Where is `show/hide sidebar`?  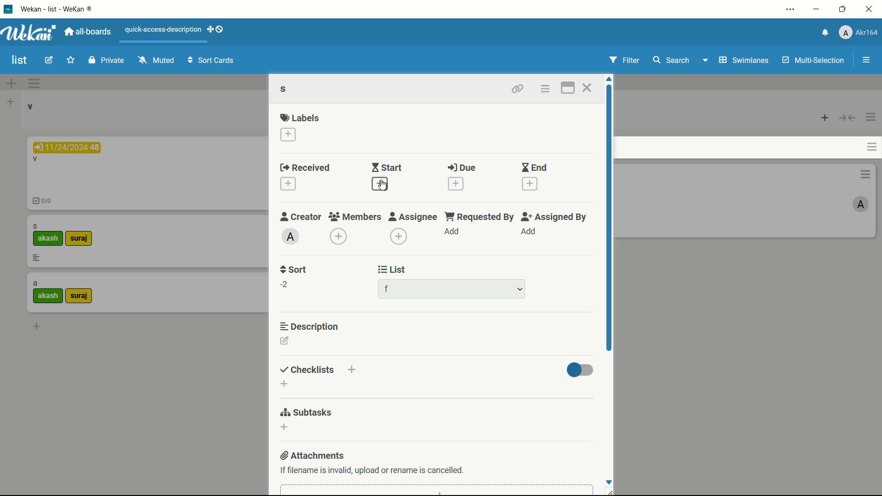 show/hide sidebar is located at coordinates (867, 60).